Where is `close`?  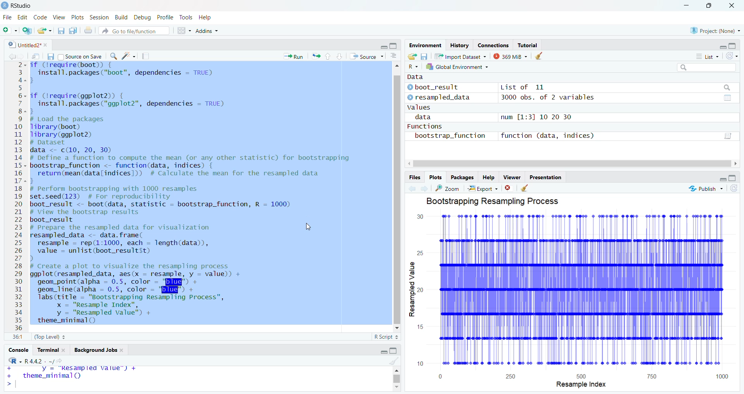 close is located at coordinates (727, 6).